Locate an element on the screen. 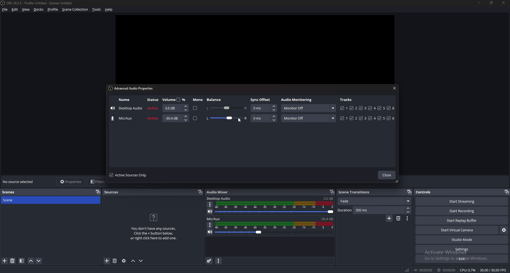 The height and width of the screenshot is (273, 510). settings is located at coordinates (461, 249).